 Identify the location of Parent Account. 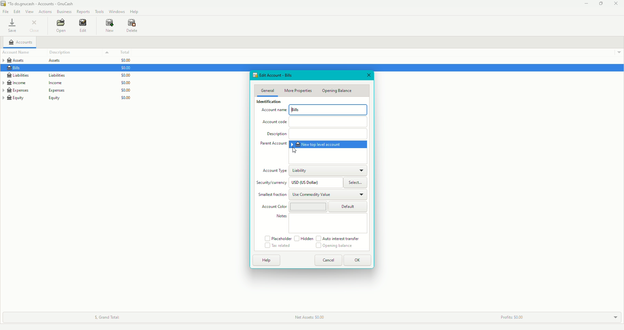
(273, 144).